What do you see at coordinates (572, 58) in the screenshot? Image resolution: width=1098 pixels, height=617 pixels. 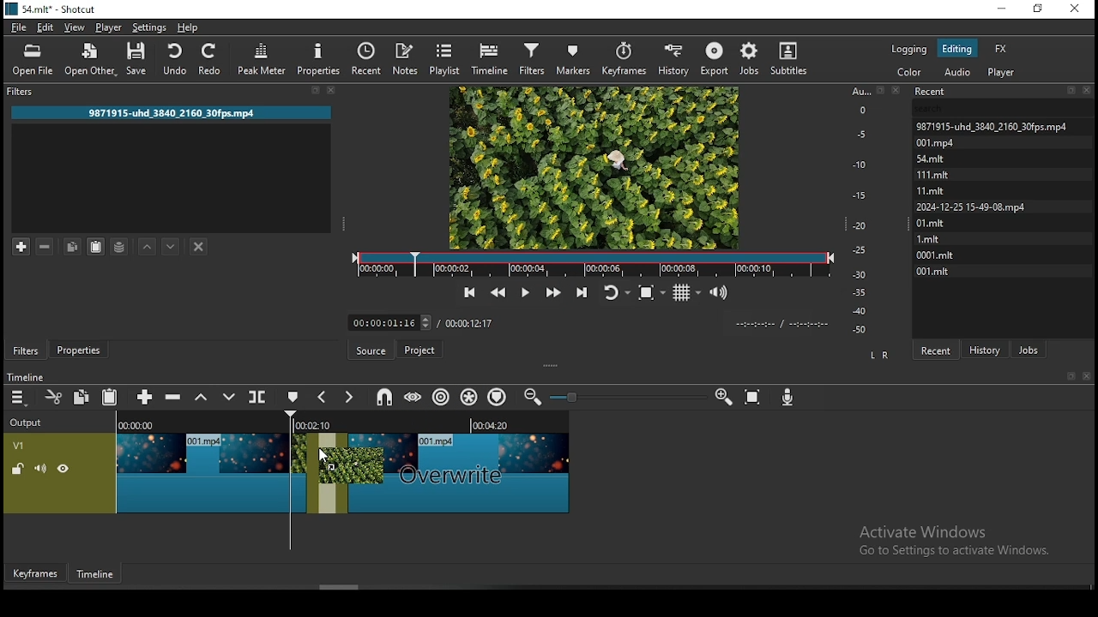 I see `markers` at bounding box center [572, 58].